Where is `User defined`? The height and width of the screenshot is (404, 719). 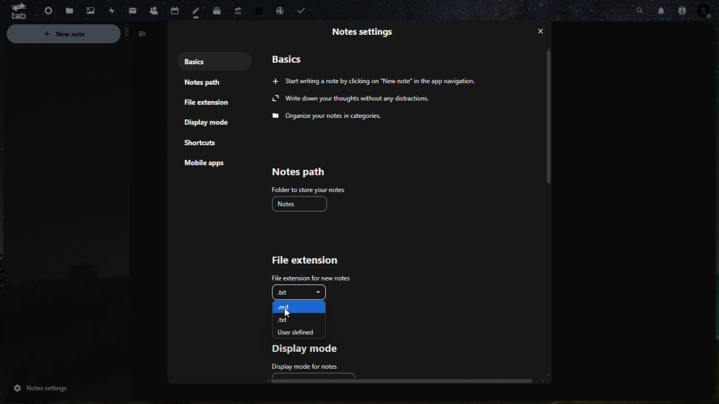 User defined is located at coordinates (304, 332).